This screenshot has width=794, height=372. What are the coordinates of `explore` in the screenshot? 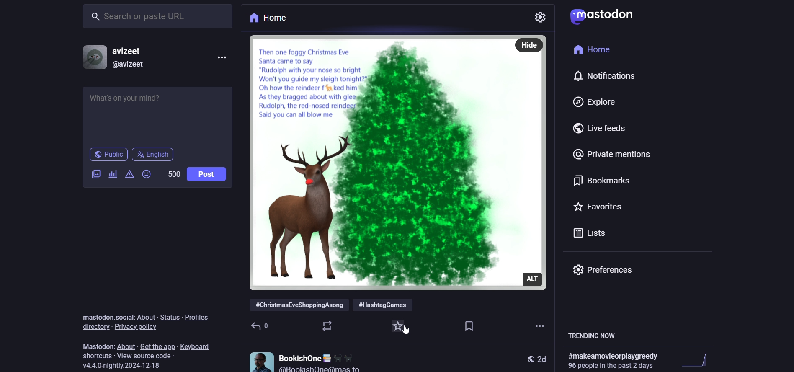 It's located at (588, 102).